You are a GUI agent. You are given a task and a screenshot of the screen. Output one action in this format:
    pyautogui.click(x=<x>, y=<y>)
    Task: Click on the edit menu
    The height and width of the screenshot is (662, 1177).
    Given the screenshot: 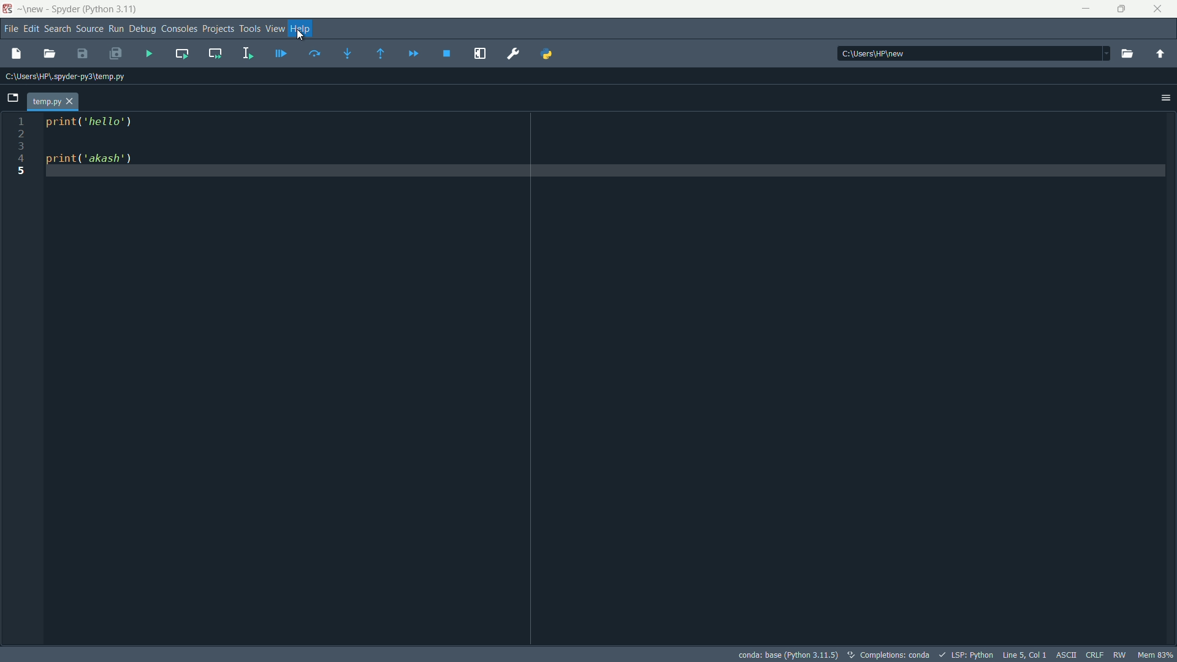 What is the action you would take?
    pyautogui.click(x=31, y=30)
    